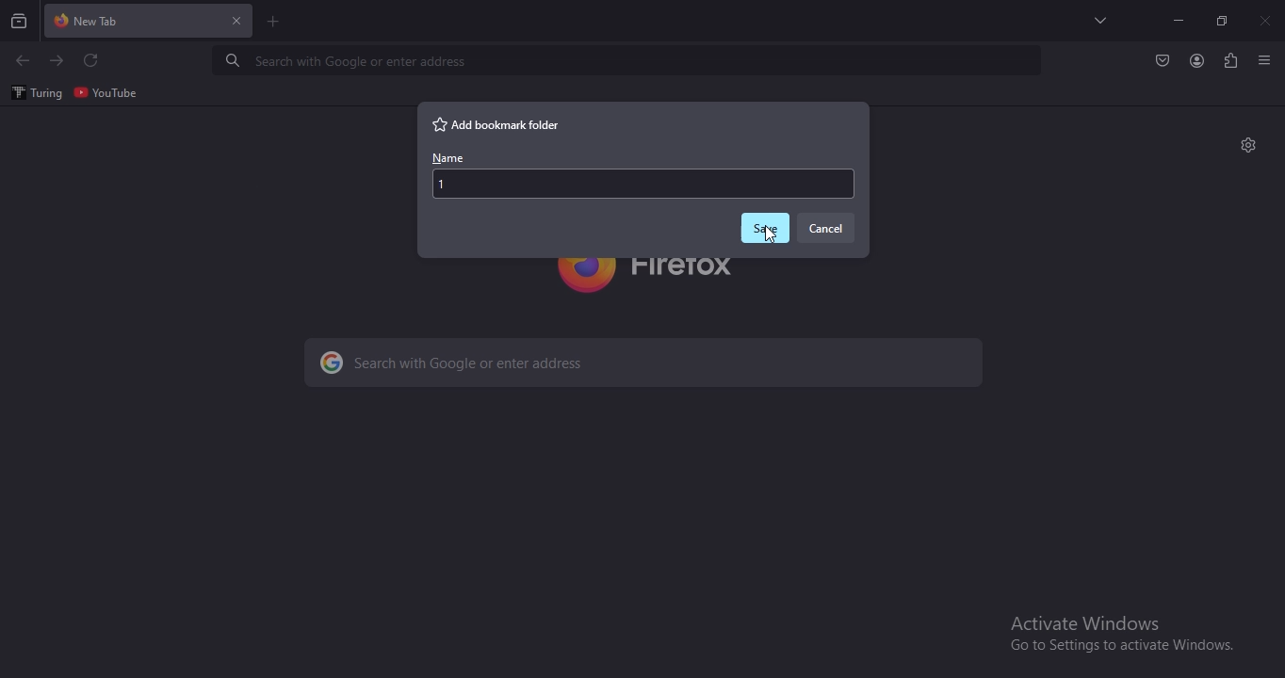  I want to click on 1, so click(443, 184).